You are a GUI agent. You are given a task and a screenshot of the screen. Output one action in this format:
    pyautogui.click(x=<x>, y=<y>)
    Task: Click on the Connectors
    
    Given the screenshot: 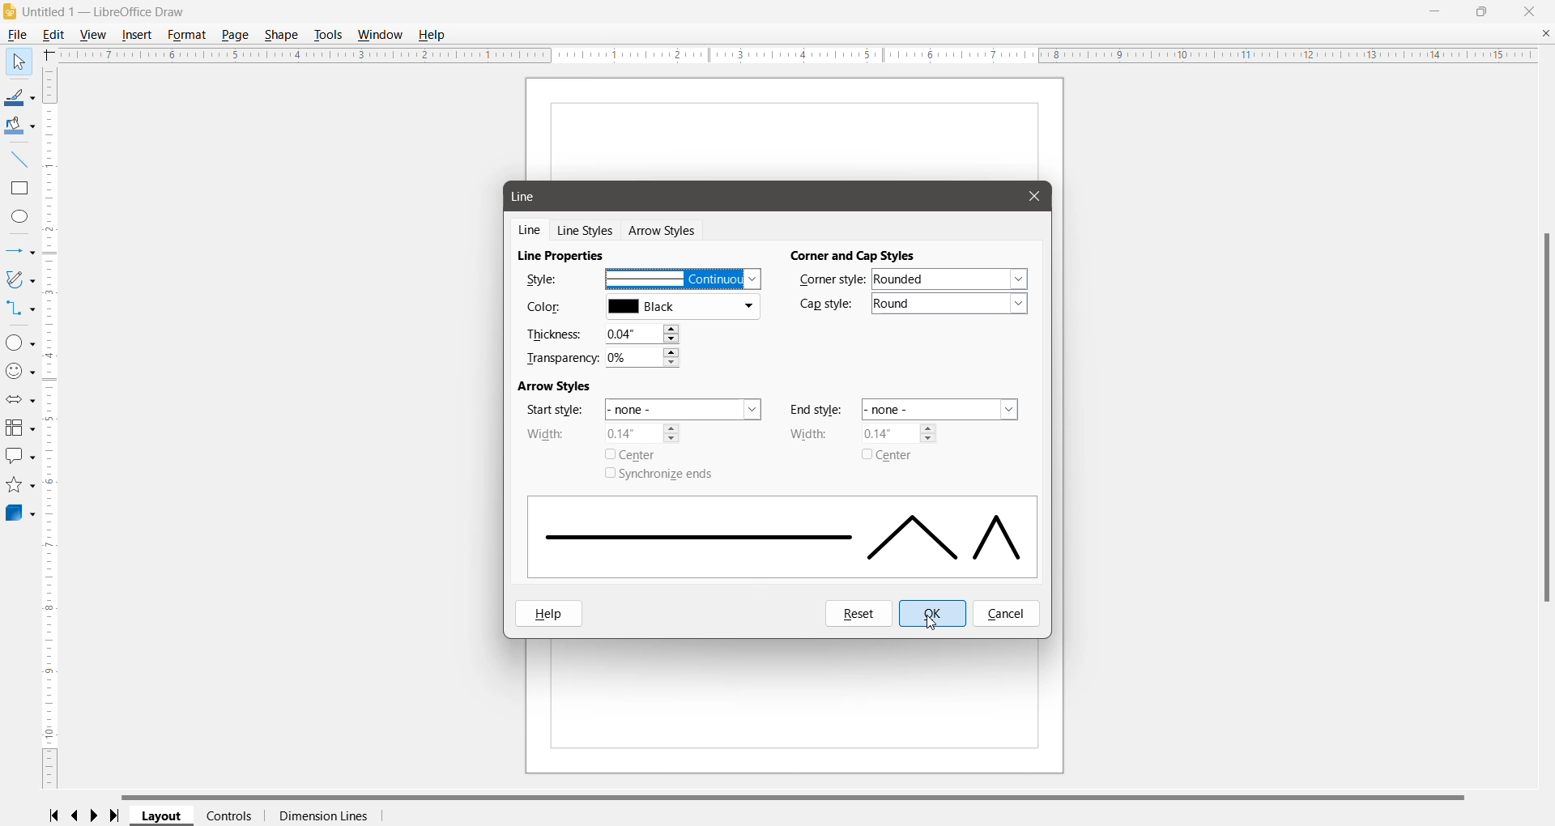 What is the action you would take?
    pyautogui.click(x=20, y=309)
    